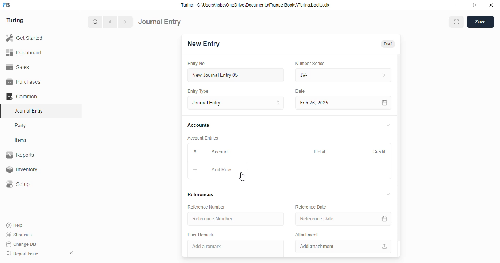 The image size is (500, 263). What do you see at coordinates (221, 170) in the screenshot?
I see `add row` at bounding box center [221, 170].